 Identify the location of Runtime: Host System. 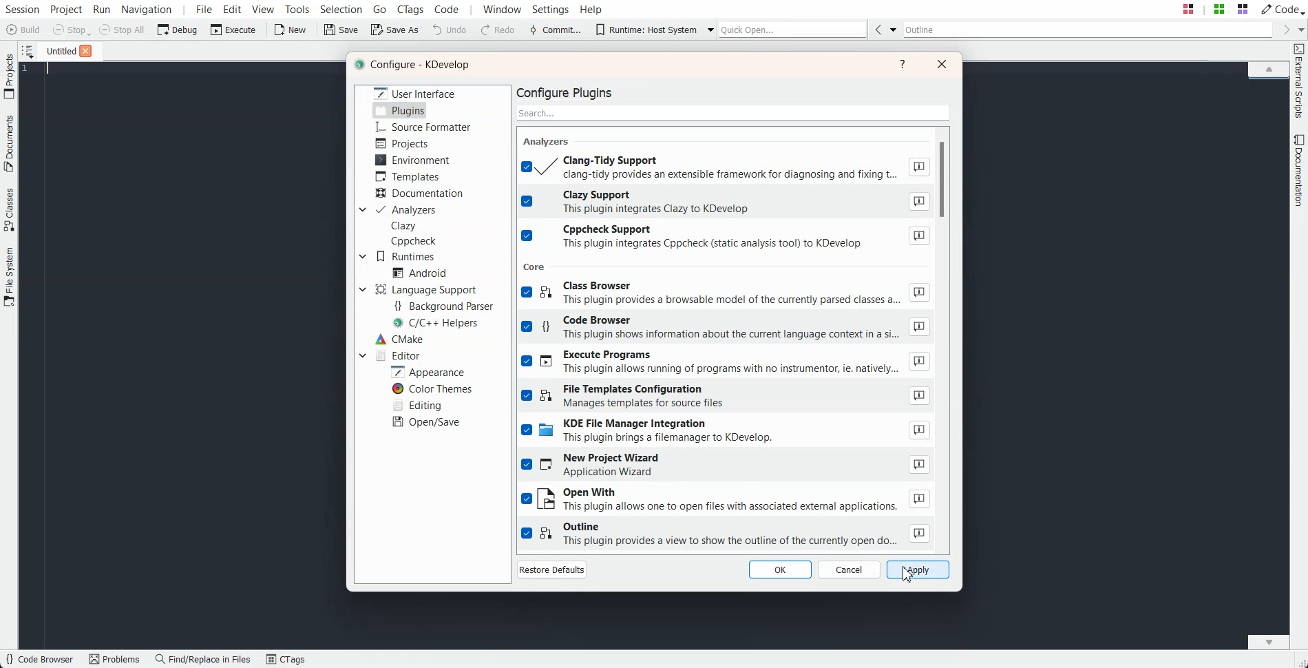
(646, 30).